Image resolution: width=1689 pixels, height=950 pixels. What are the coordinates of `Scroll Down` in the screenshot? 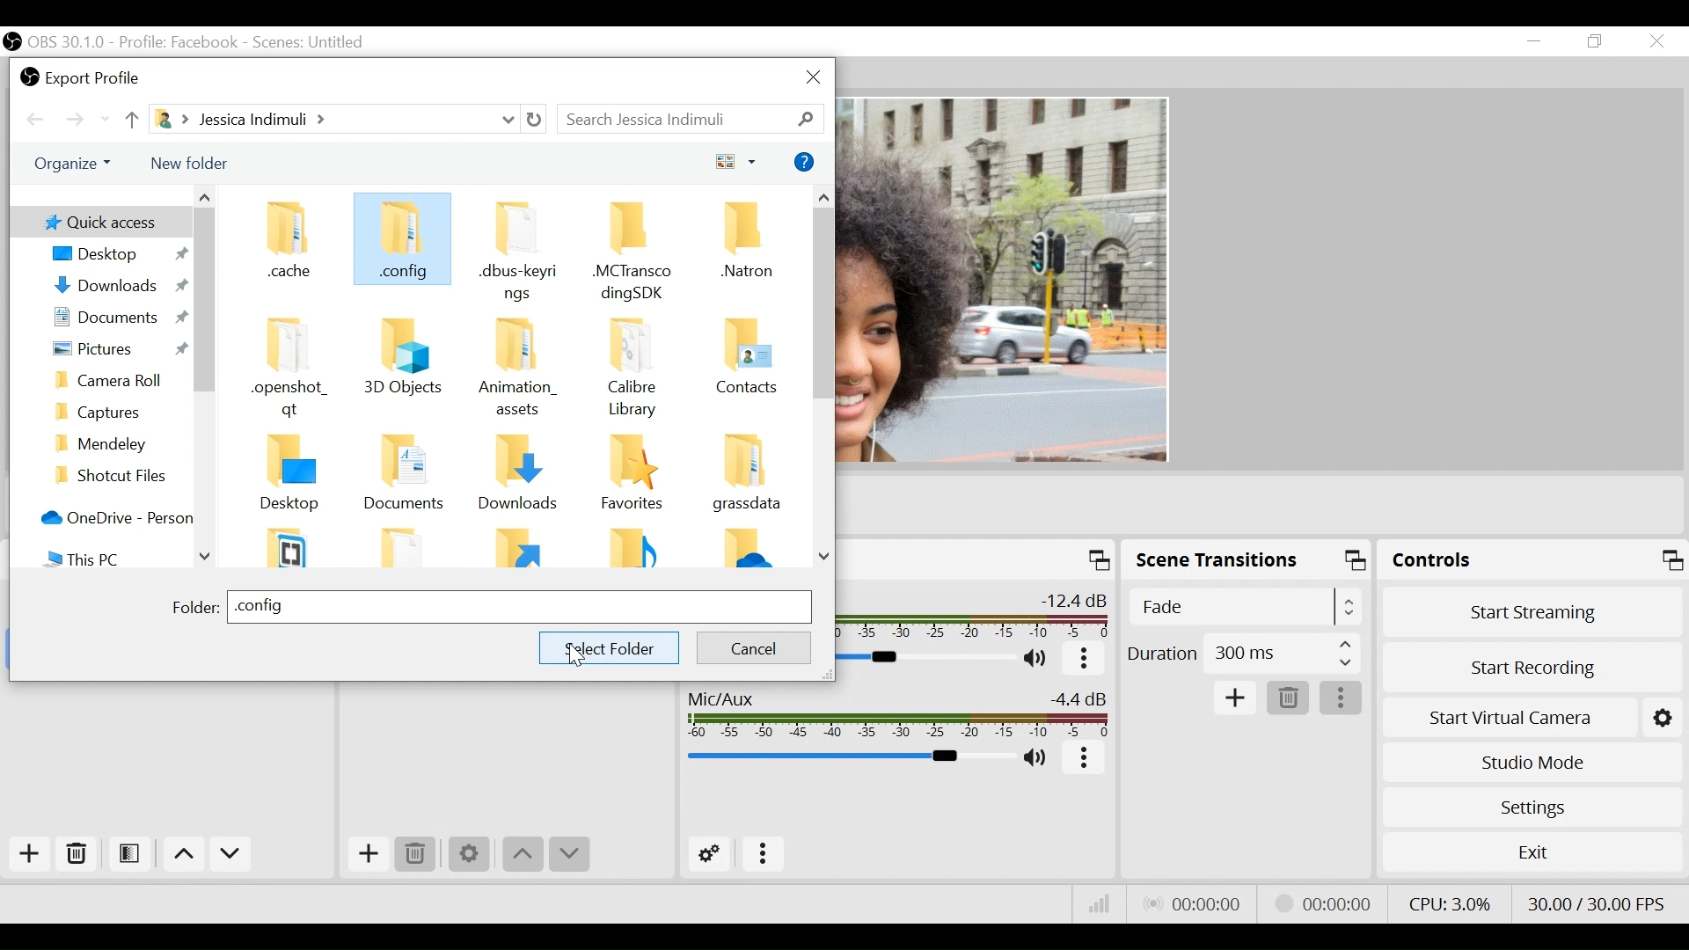 It's located at (825, 557).